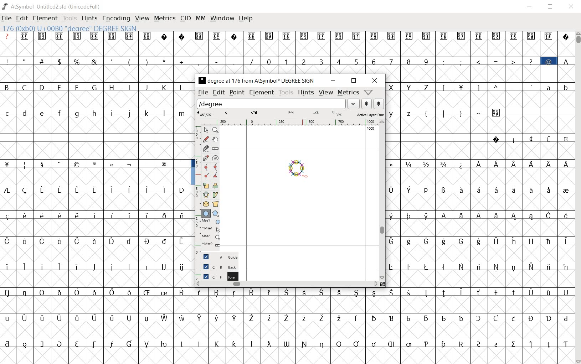 The image size is (581, 364). I want to click on mse1 mse1 mse2 mse2, so click(208, 235).